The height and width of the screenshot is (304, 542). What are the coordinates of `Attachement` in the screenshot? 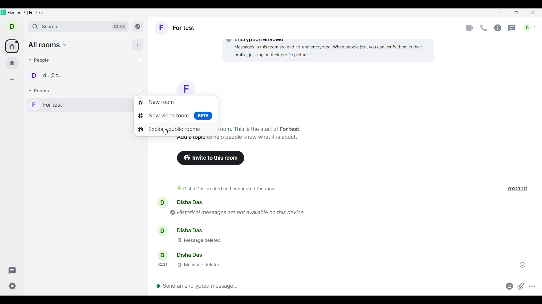 It's located at (521, 286).